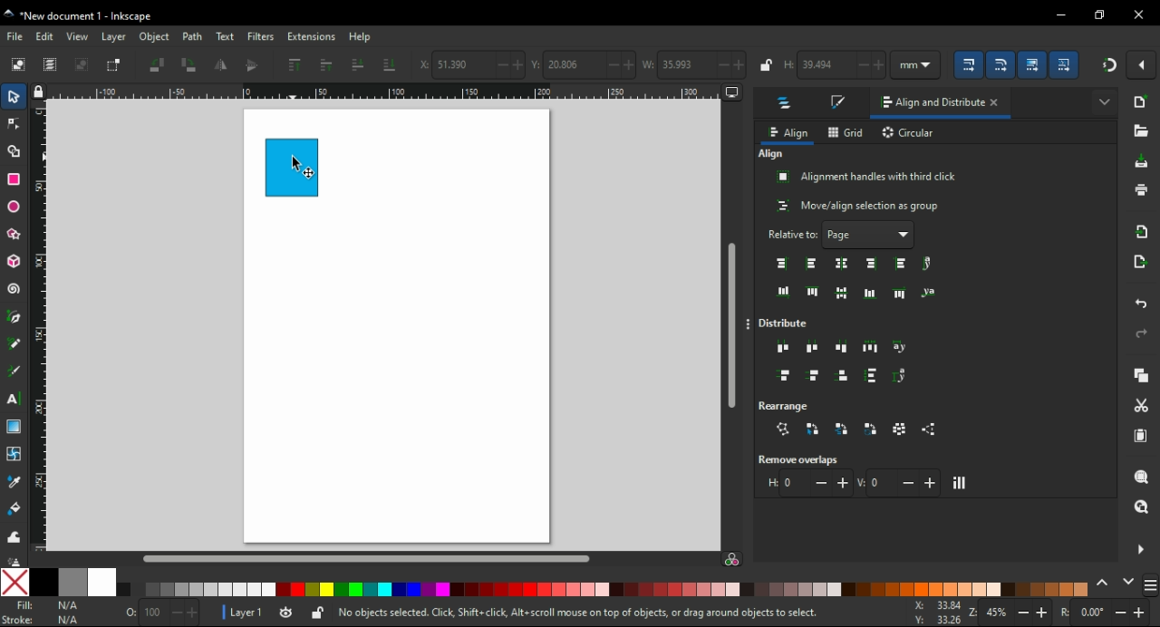 This screenshot has width=1160, height=627. What do you see at coordinates (813, 347) in the screenshot?
I see `distribute horizontally with even spacing between centers` at bounding box center [813, 347].